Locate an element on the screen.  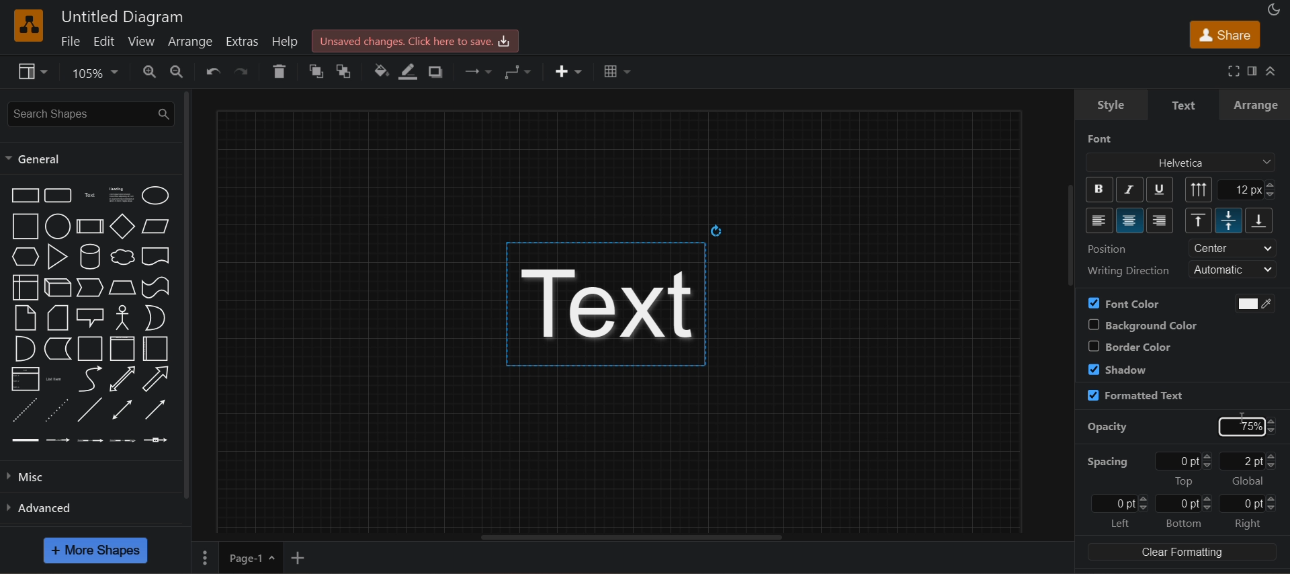
title is located at coordinates (123, 17).